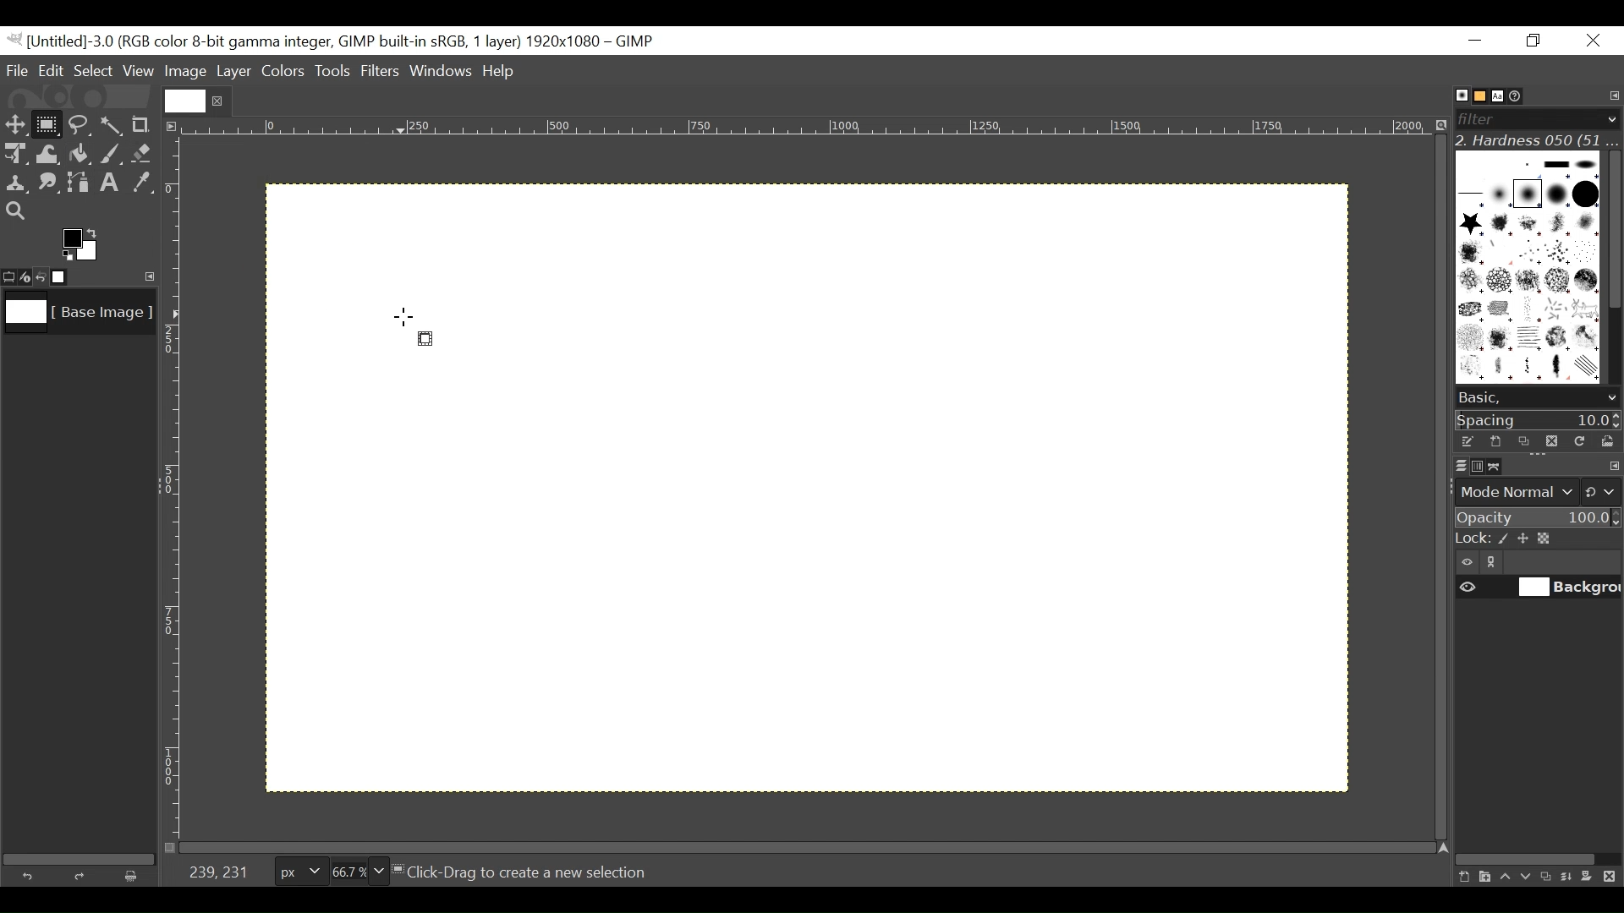  Describe the element at coordinates (112, 184) in the screenshot. I see `Text tool` at that location.